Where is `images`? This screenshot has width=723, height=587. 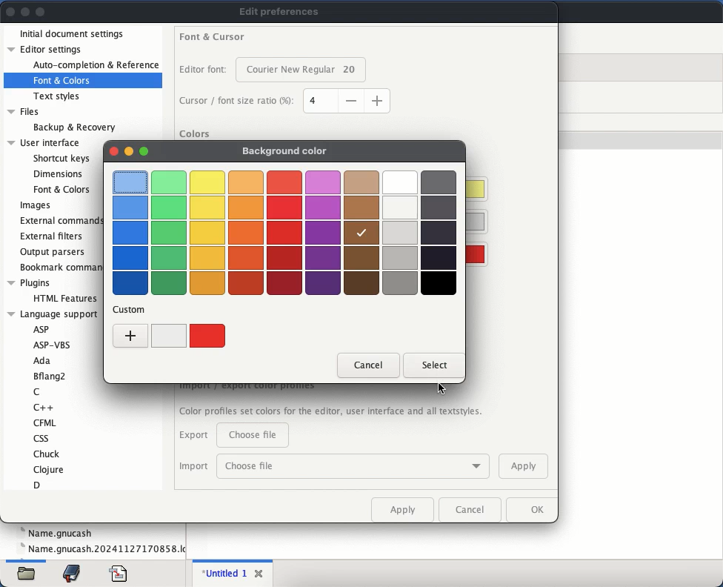 images is located at coordinates (36, 206).